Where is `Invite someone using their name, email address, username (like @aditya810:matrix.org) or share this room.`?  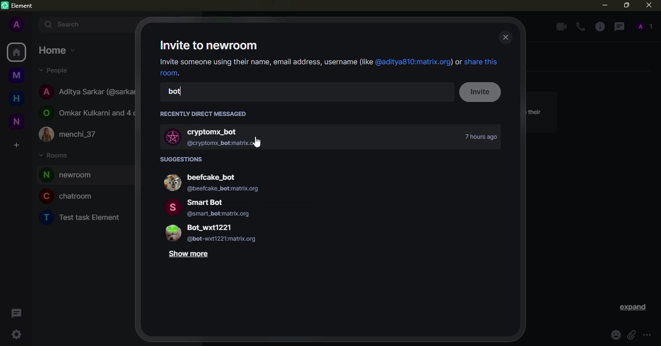
Invite someone using their name, email address, username (like @aditya810:matrix.org) or share this room. is located at coordinates (331, 66).